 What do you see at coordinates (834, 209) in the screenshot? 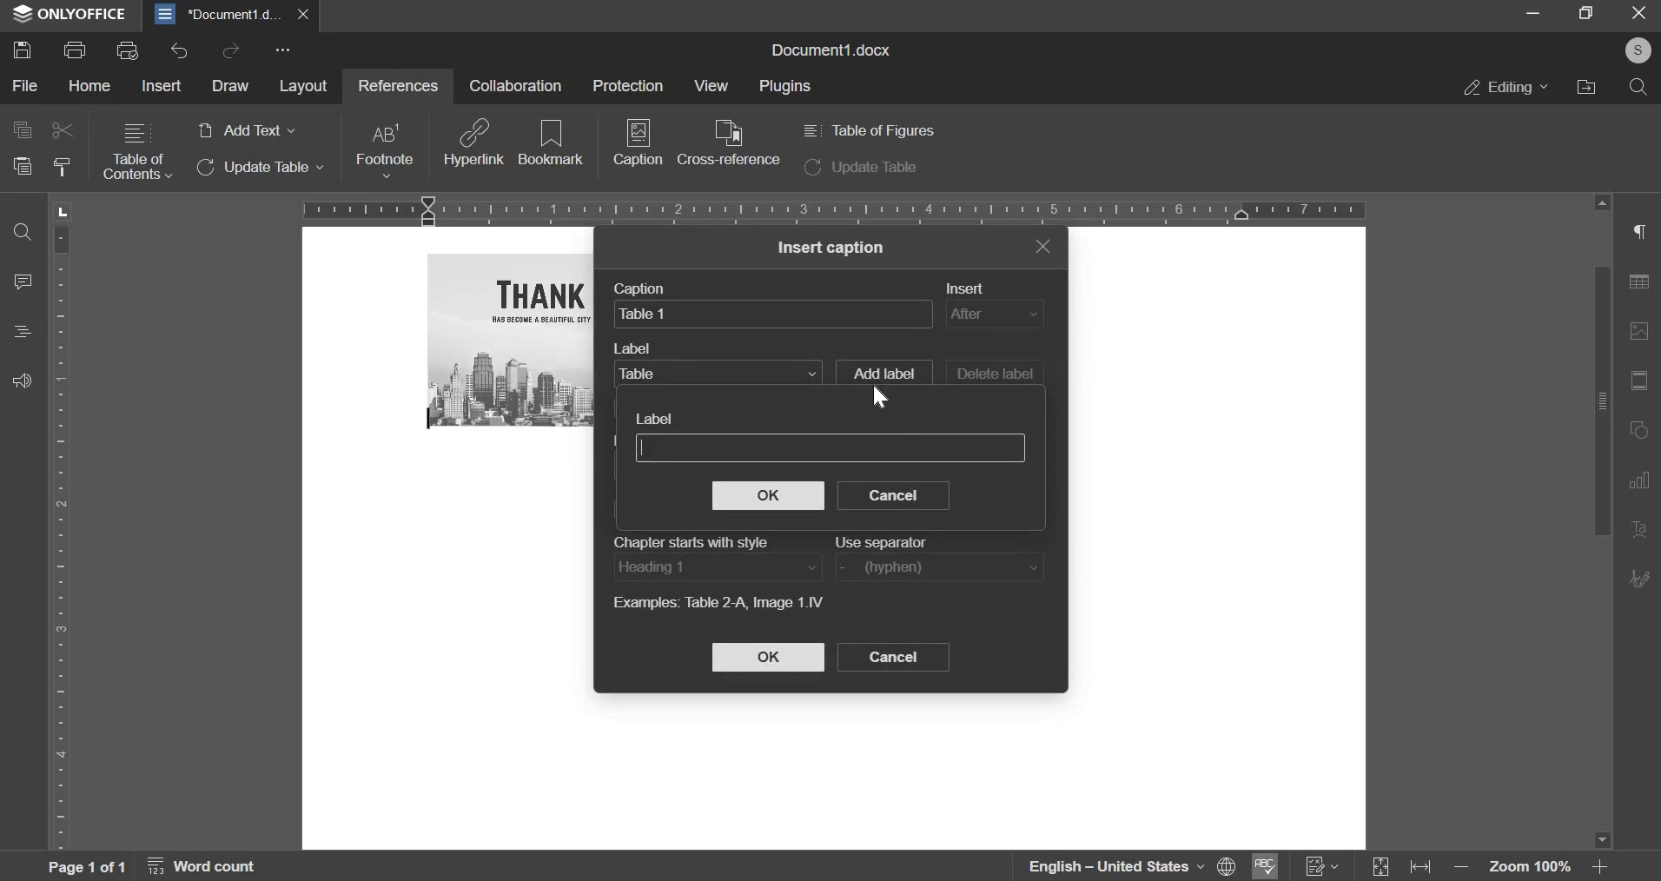
I see `horizontal scale` at bounding box center [834, 209].